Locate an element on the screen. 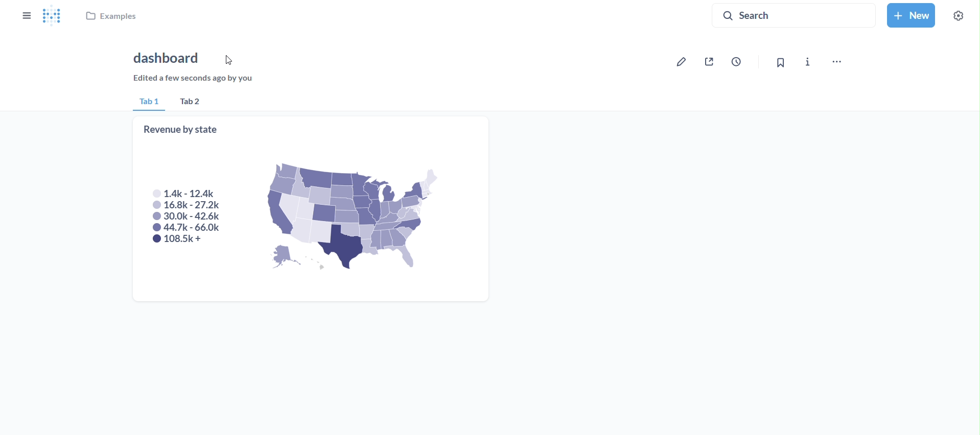  close sidebar is located at coordinates (26, 15).